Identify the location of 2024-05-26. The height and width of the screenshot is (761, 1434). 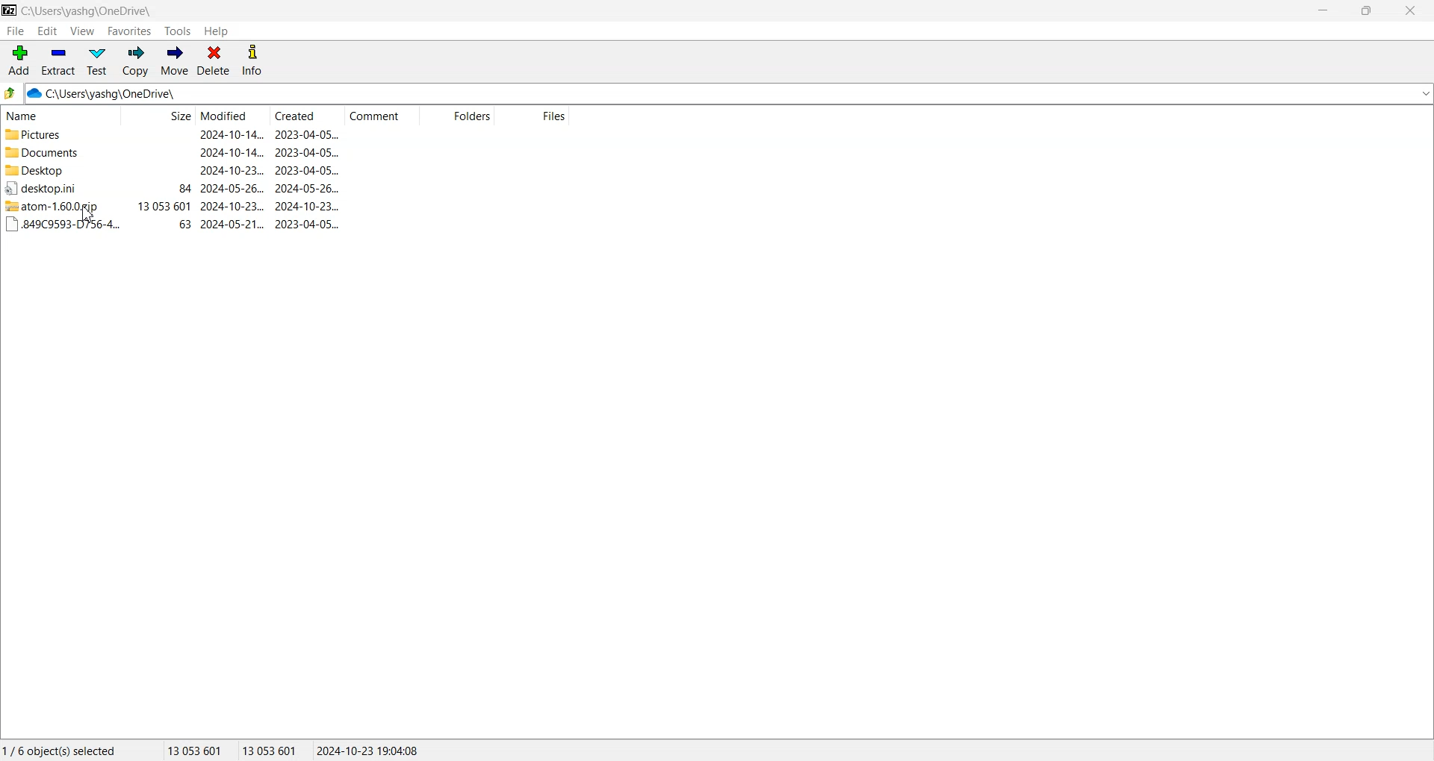
(308, 188).